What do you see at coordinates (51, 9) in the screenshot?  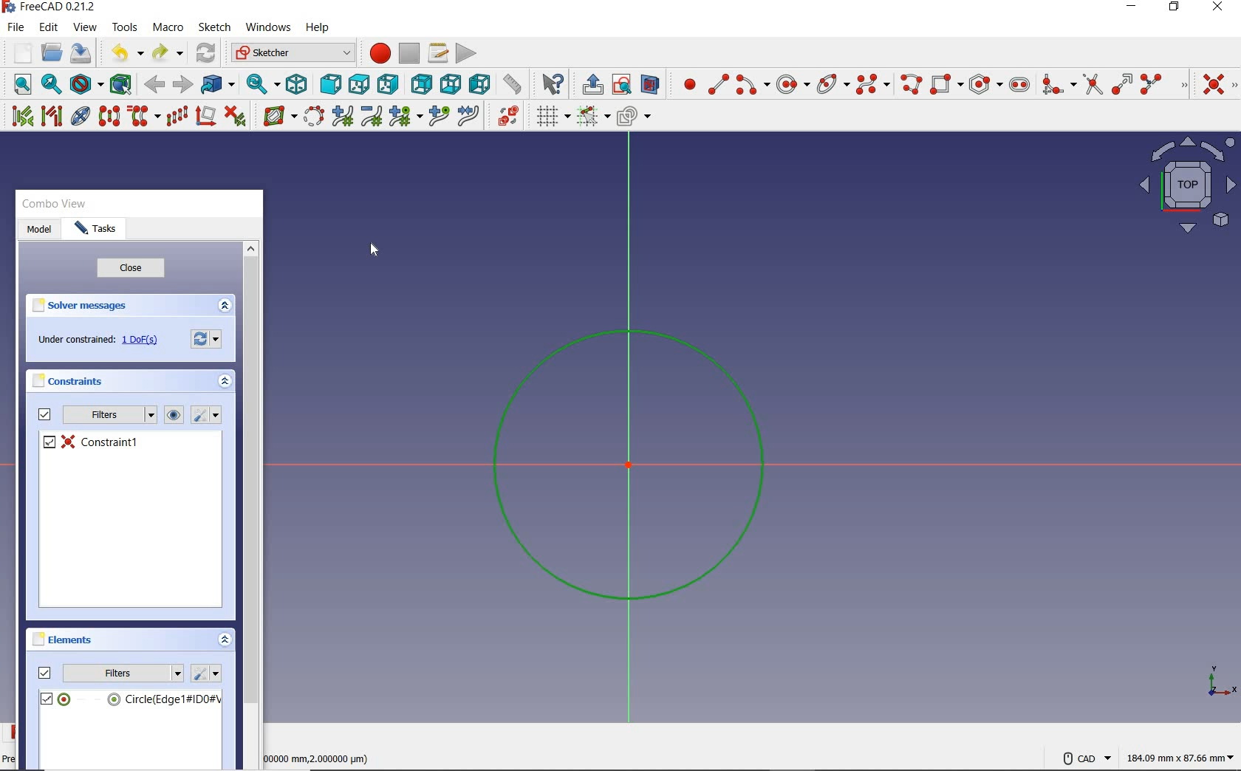 I see `system name` at bounding box center [51, 9].